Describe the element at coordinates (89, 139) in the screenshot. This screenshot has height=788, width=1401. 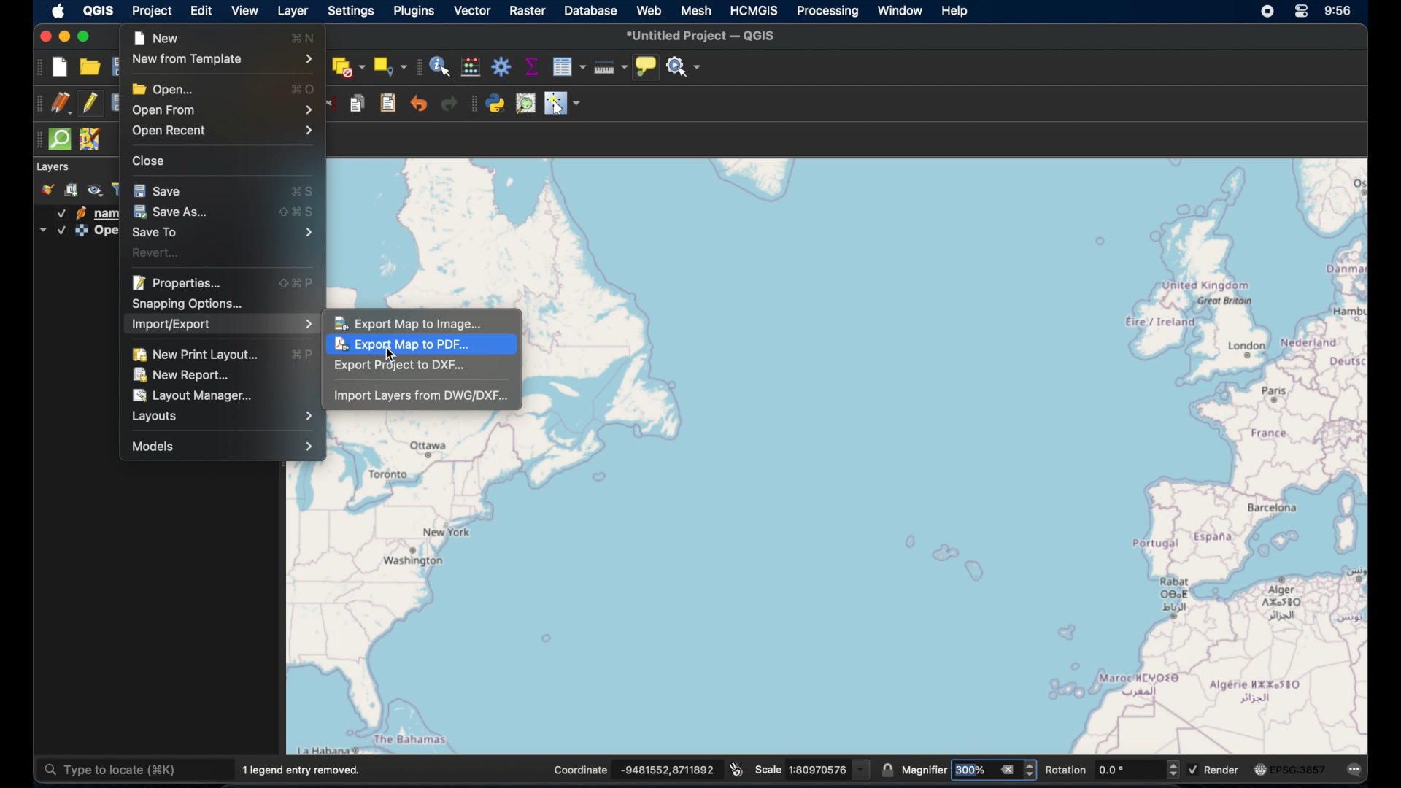
I see `jsom remote` at that location.